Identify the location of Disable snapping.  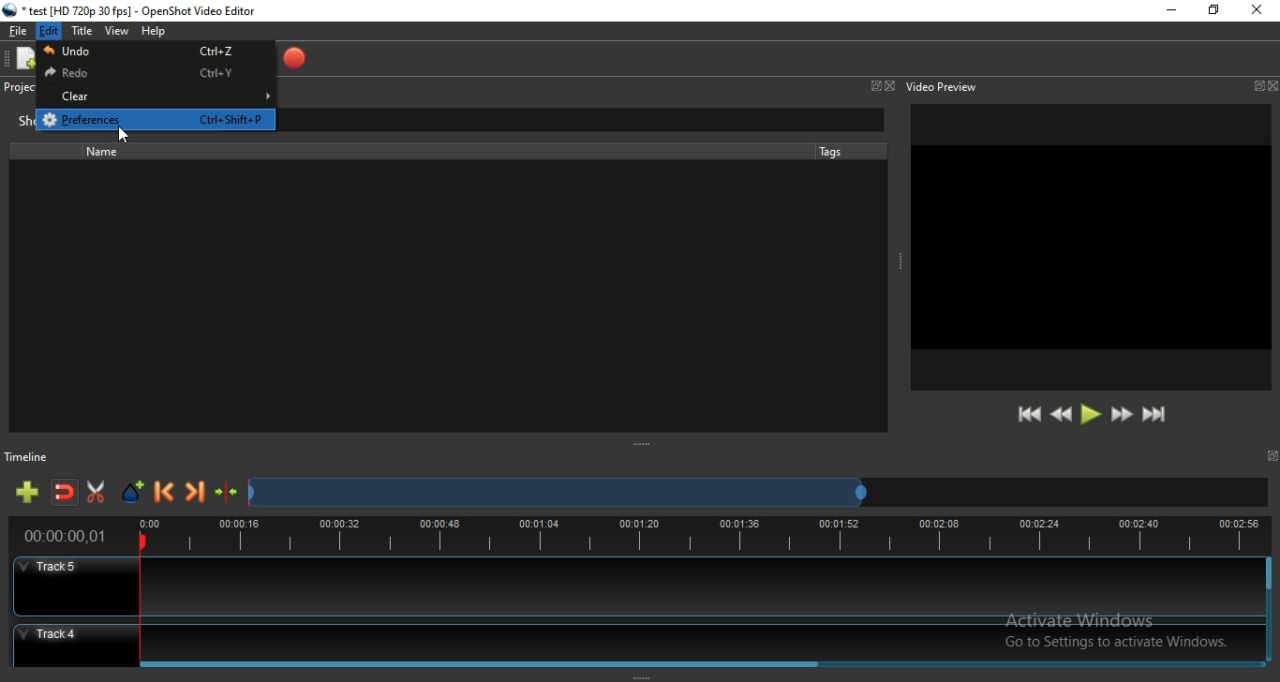
(65, 494).